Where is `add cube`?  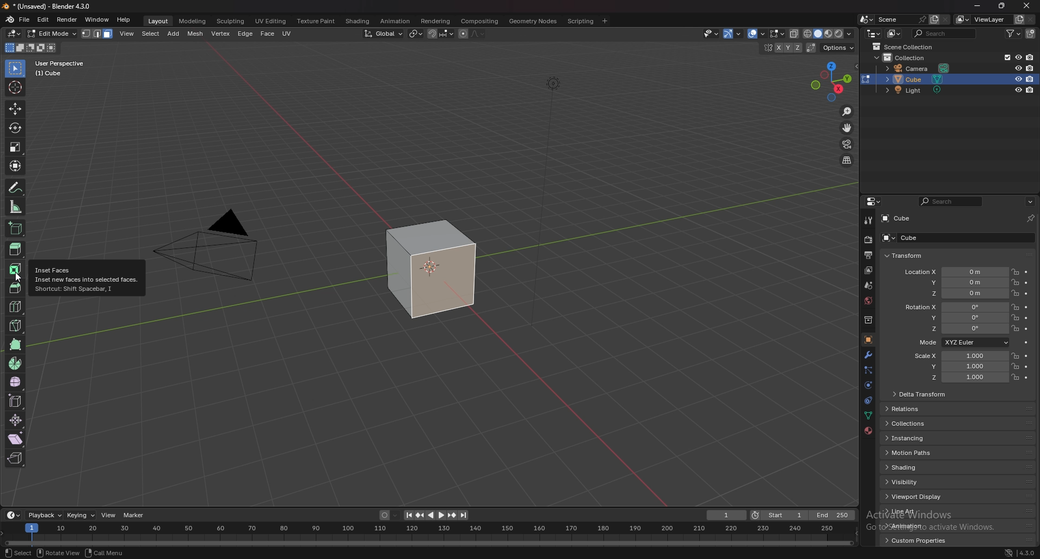 add cube is located at coordinates (15, 227).